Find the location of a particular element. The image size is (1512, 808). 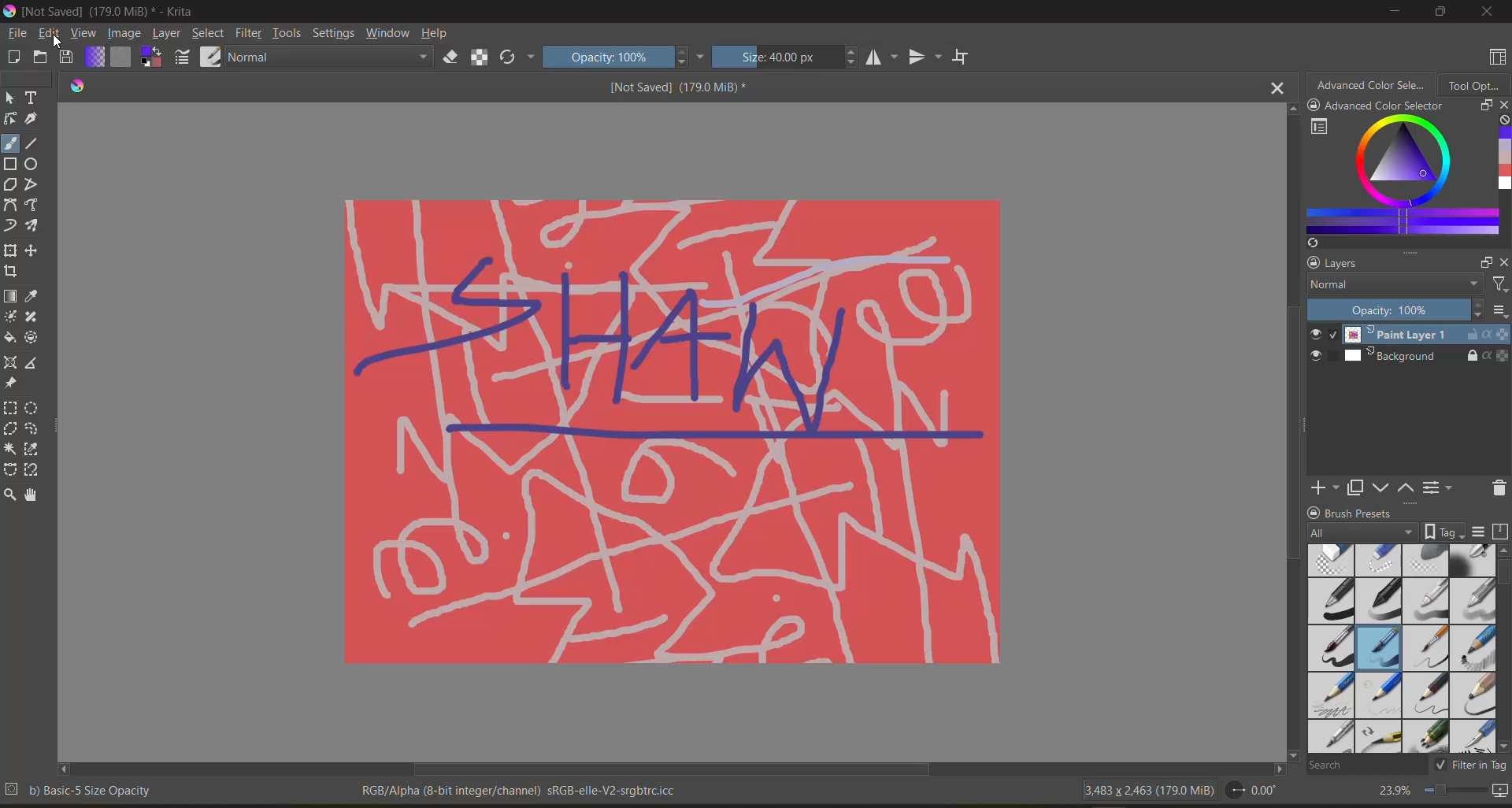

file is located at coordinates (17, 34).